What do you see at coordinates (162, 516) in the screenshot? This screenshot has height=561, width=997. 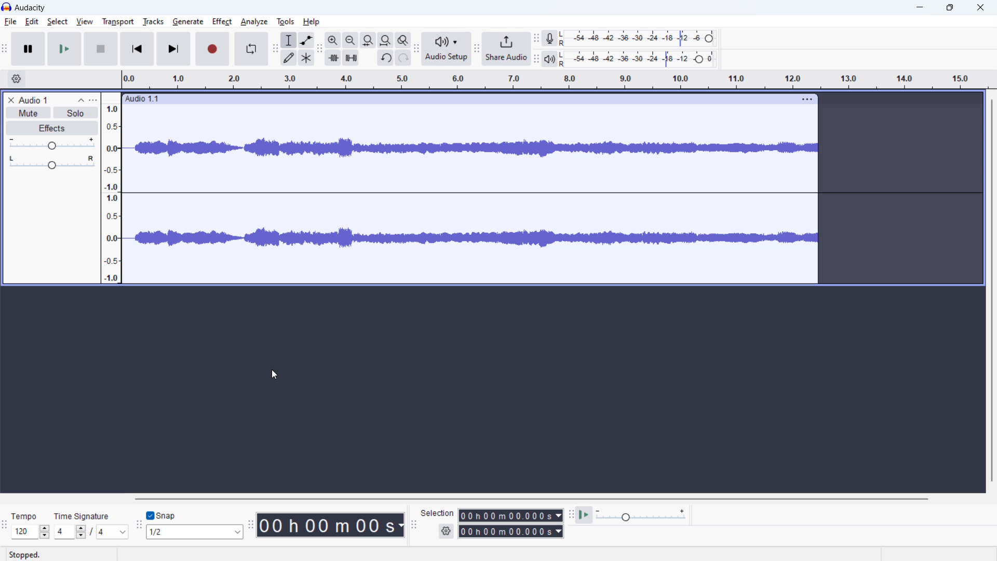 I see `toggle snap` at bounding box center [162, 516].